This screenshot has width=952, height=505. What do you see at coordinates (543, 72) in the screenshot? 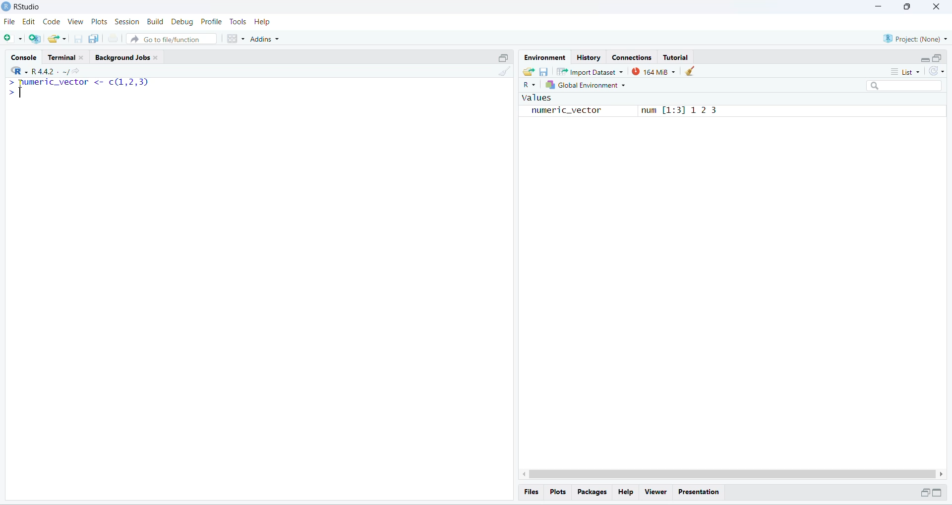
I see `save` at bounding box center [543, 72].